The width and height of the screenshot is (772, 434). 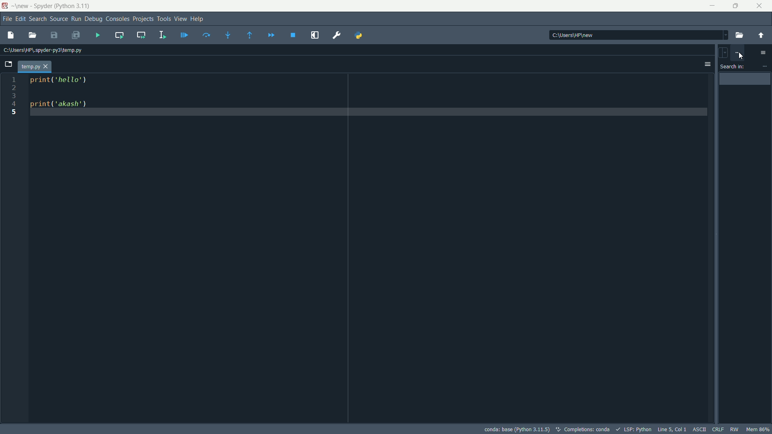 What do you see at coordinates (271, 36) in the screenshot?
I see `continue execution untill next breakdown` at bounding box center [271, 36].